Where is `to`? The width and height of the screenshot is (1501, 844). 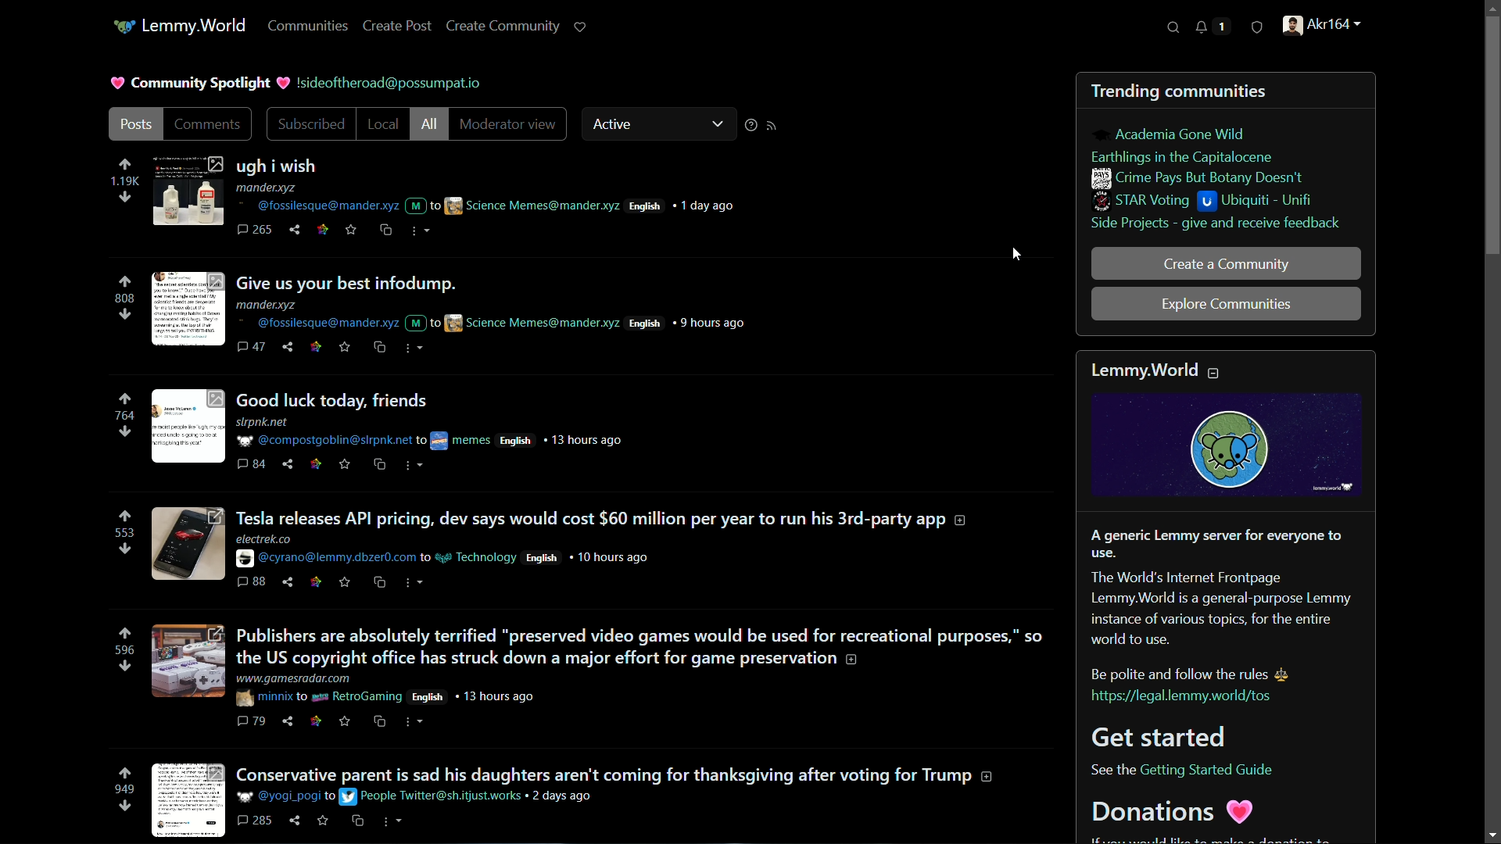 to is located at coordinates (421, 442).